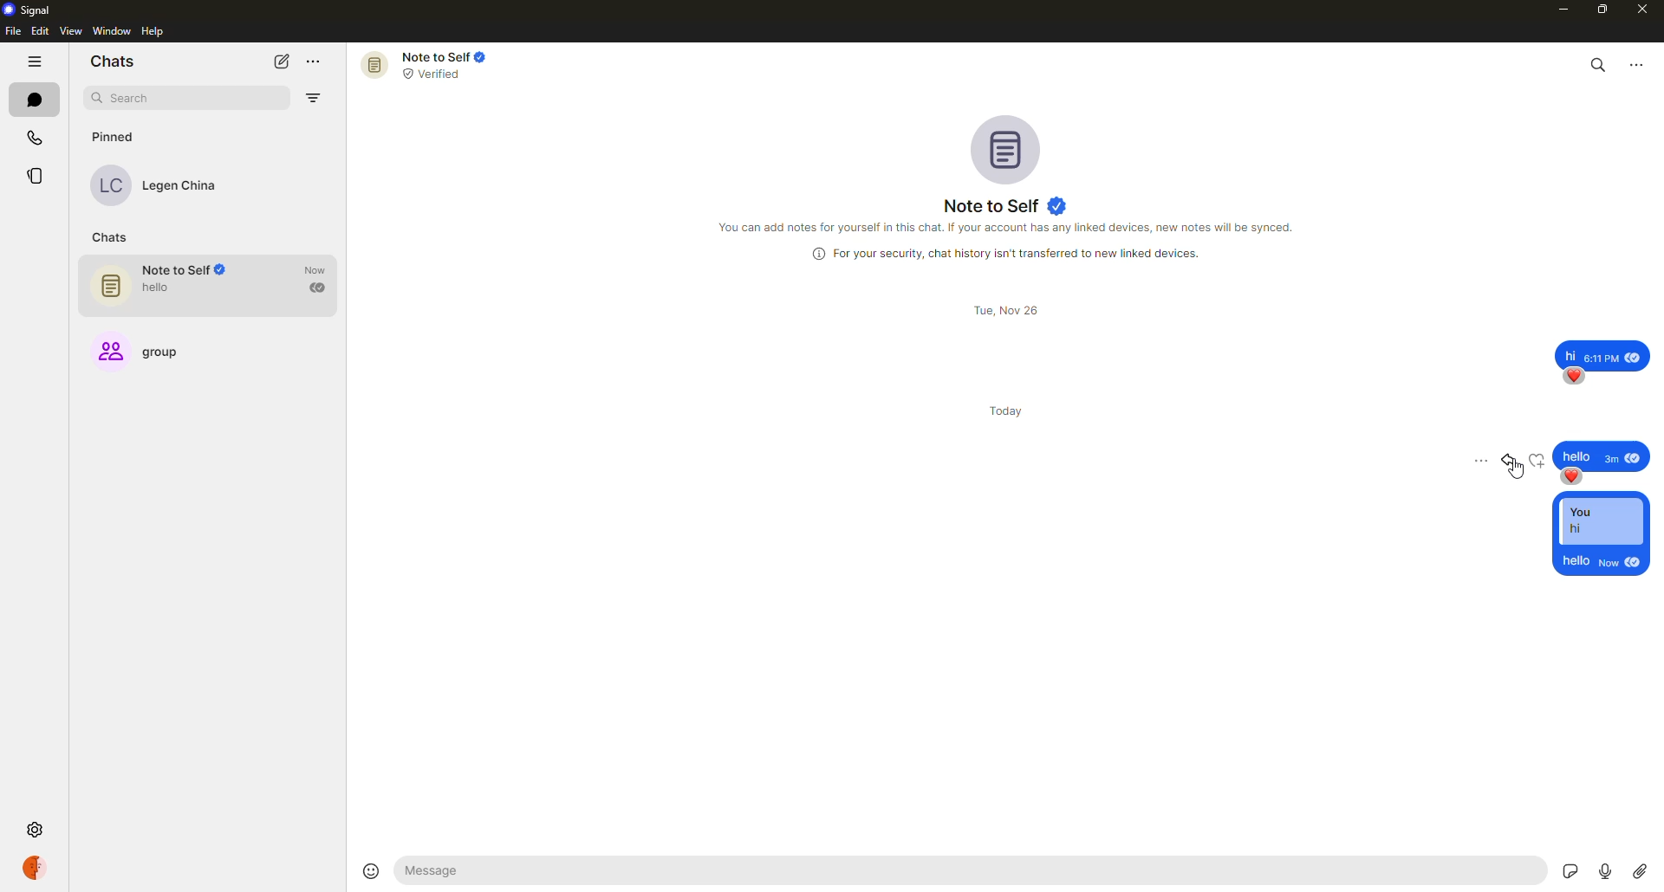  What do you see at coordinates (109, 236) in the screenshot?
I see `chats` at bounding box center [109, 236].